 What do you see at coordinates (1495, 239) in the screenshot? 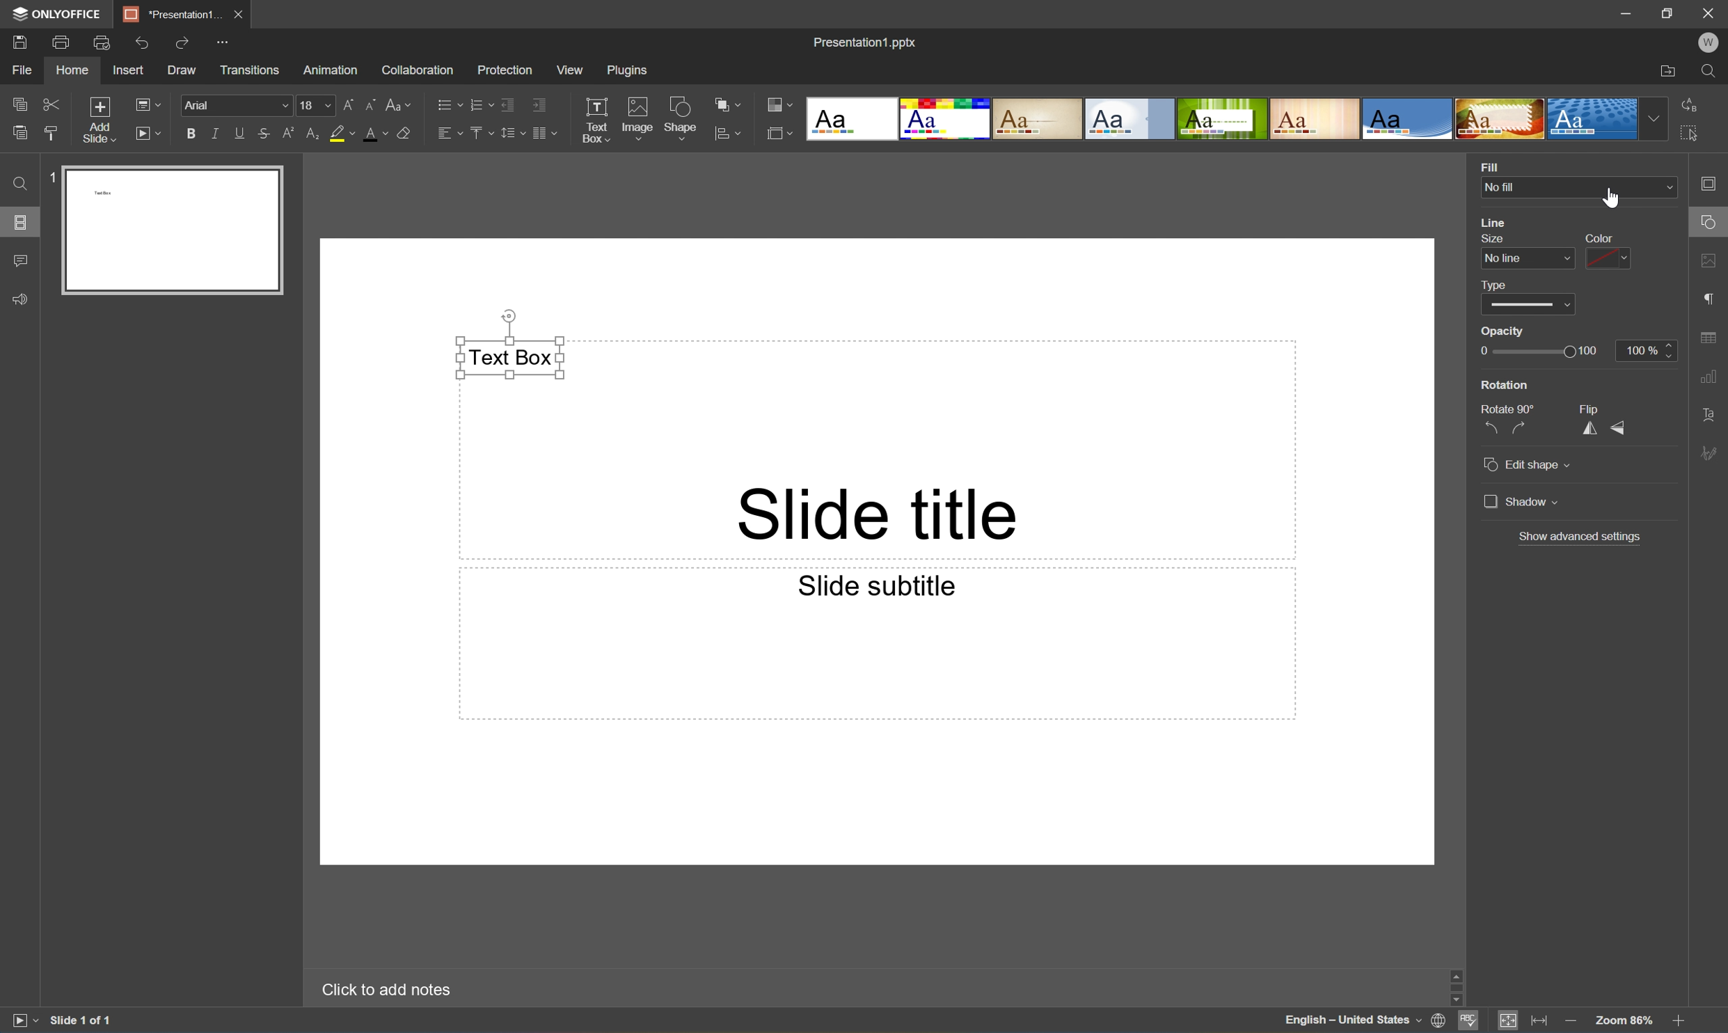
I see `Size` at bounding box center [1495, 239].